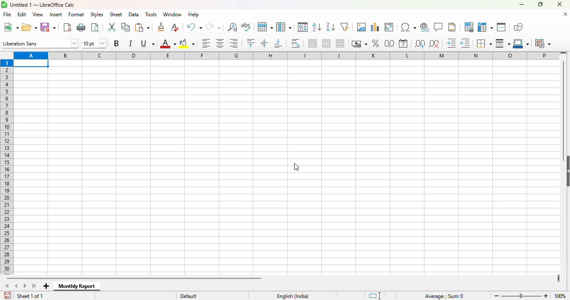 The image size is (570, 300). What do you see at coordinates (469, 27) in the screenshot?
I see `define print area` at bounding box center [469, 27].